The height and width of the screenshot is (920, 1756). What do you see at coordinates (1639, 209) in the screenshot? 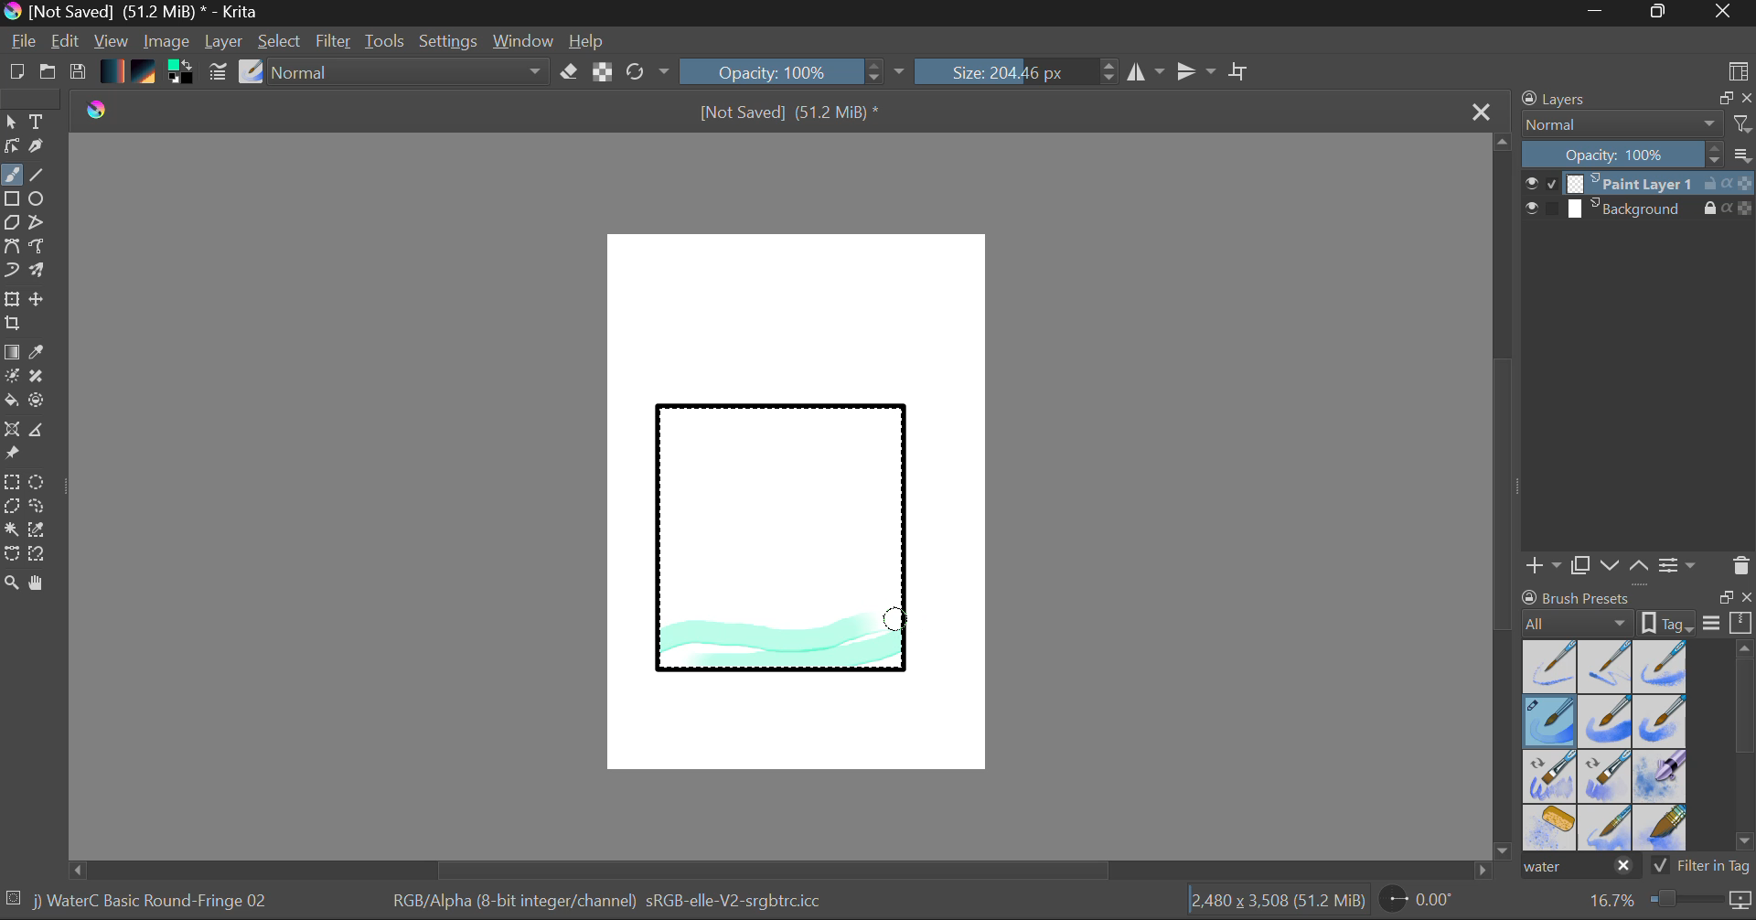
I see `Background Layer` at bounding box center [1639, 209].